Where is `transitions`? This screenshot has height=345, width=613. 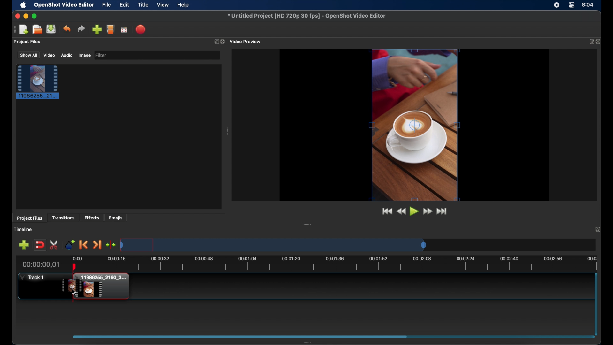
transitions is located at coordinates (63, 218).